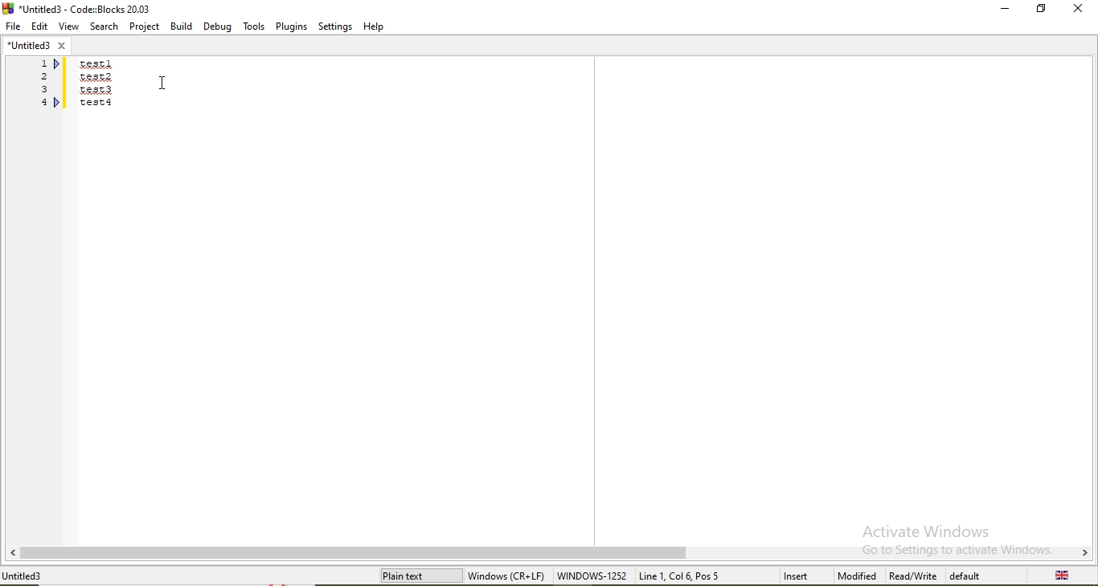 This screenshot has width=1098, height=586. Describe the element at coordinates (218, 26) in the screenshot. I see `Debug ` at that location.